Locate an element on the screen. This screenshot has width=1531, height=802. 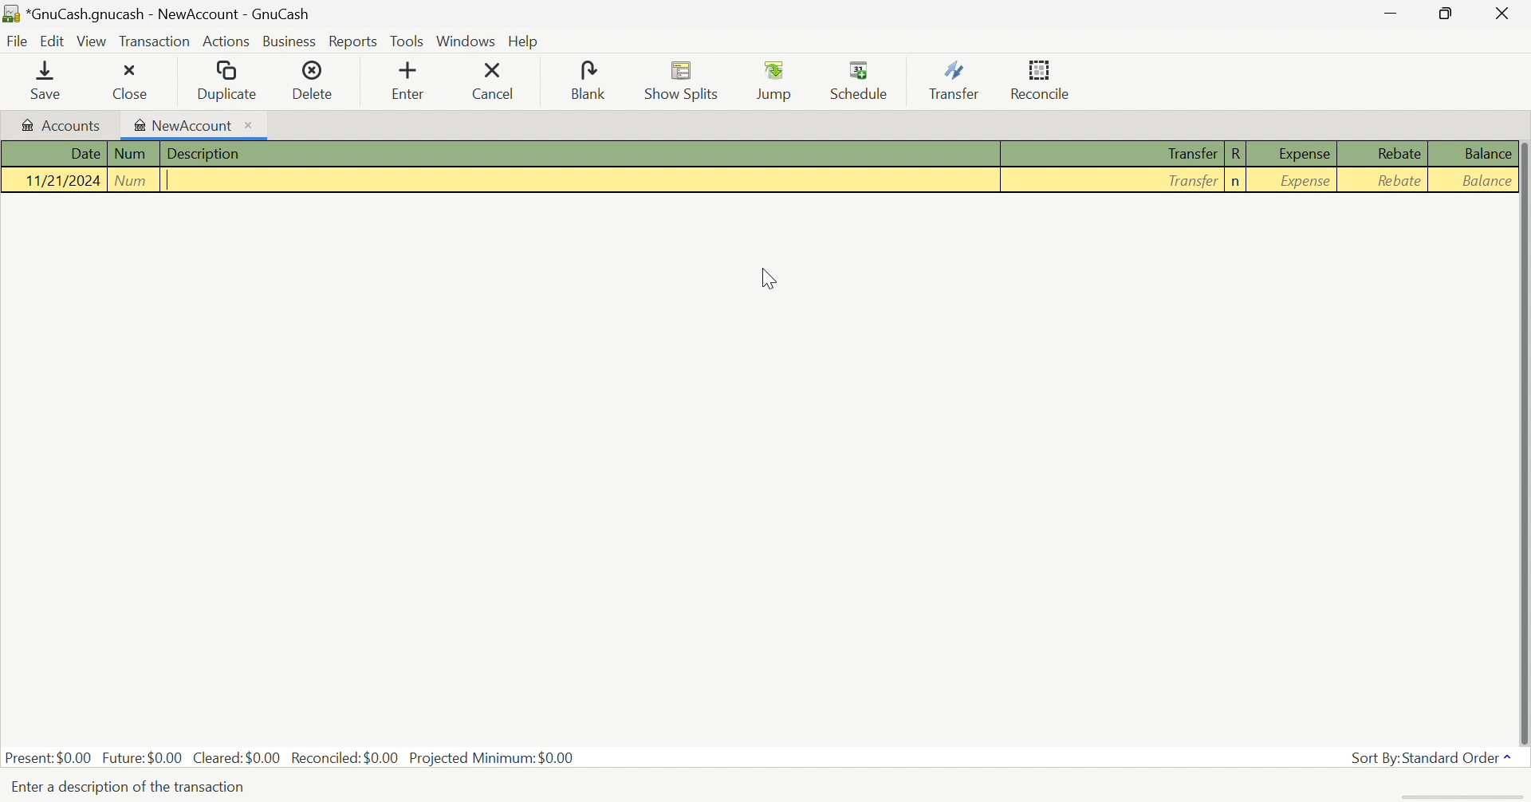
close is located at coordinates (132, 82).